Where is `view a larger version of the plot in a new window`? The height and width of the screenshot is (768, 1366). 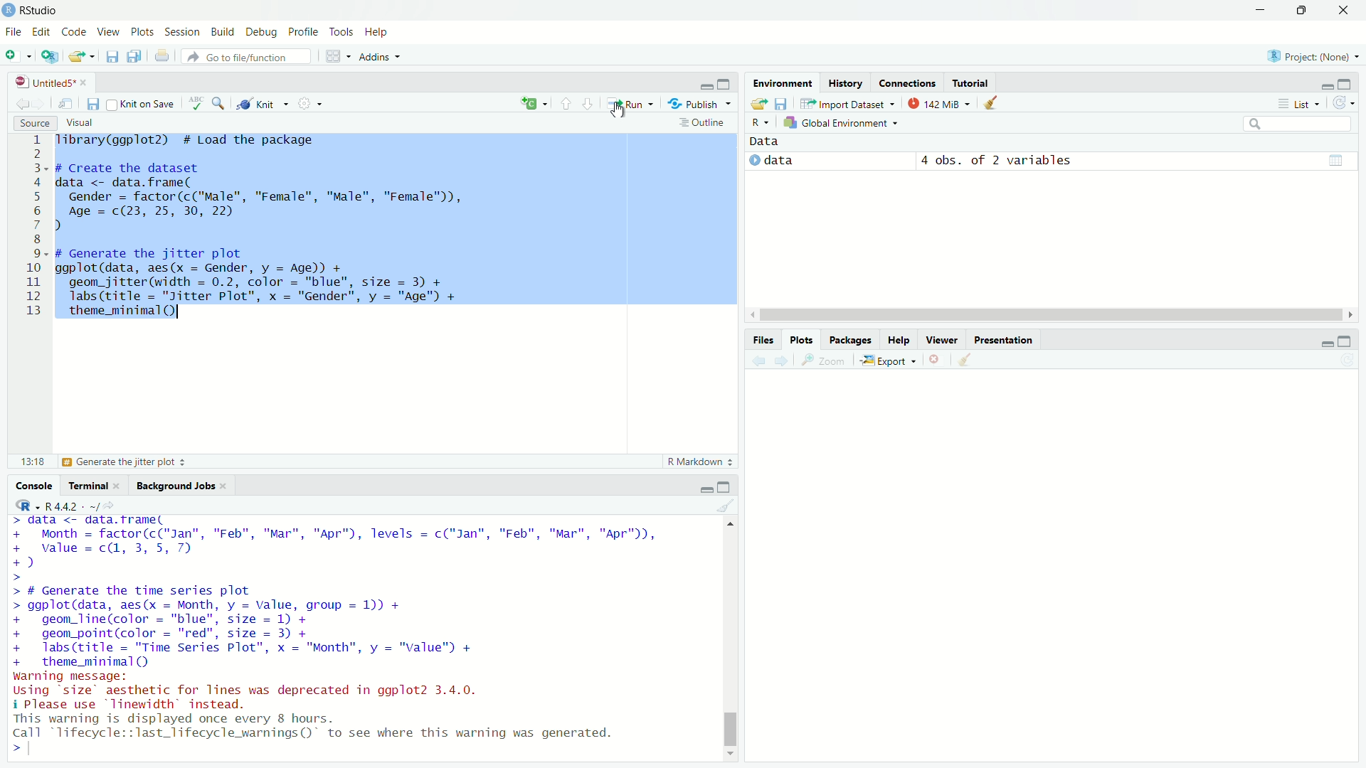 view a larger version of the plot in a new window is located at coordinates (828, 361).